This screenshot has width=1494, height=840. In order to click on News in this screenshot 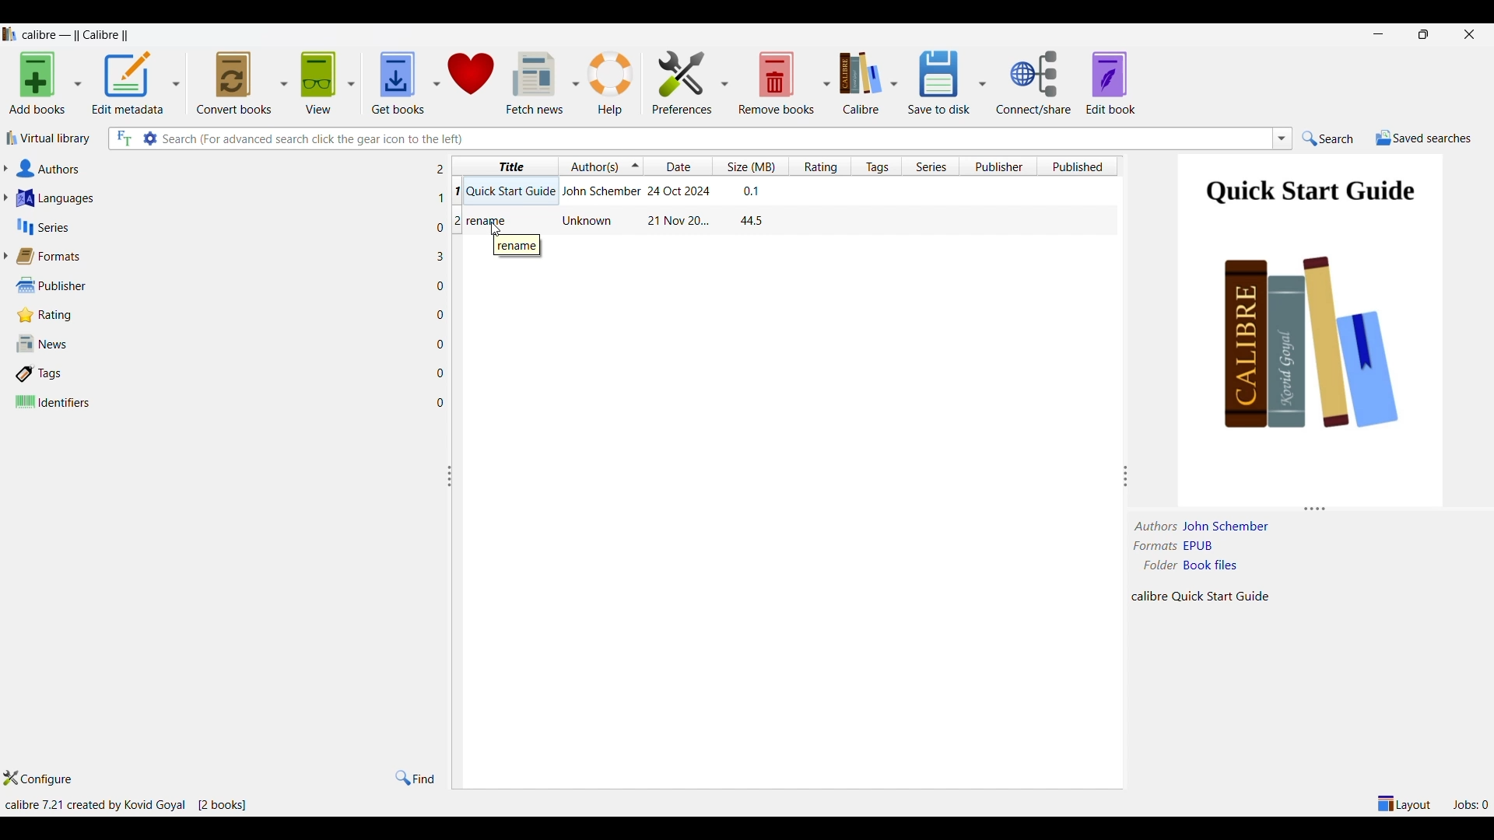, I will do `click(220, 343)`.